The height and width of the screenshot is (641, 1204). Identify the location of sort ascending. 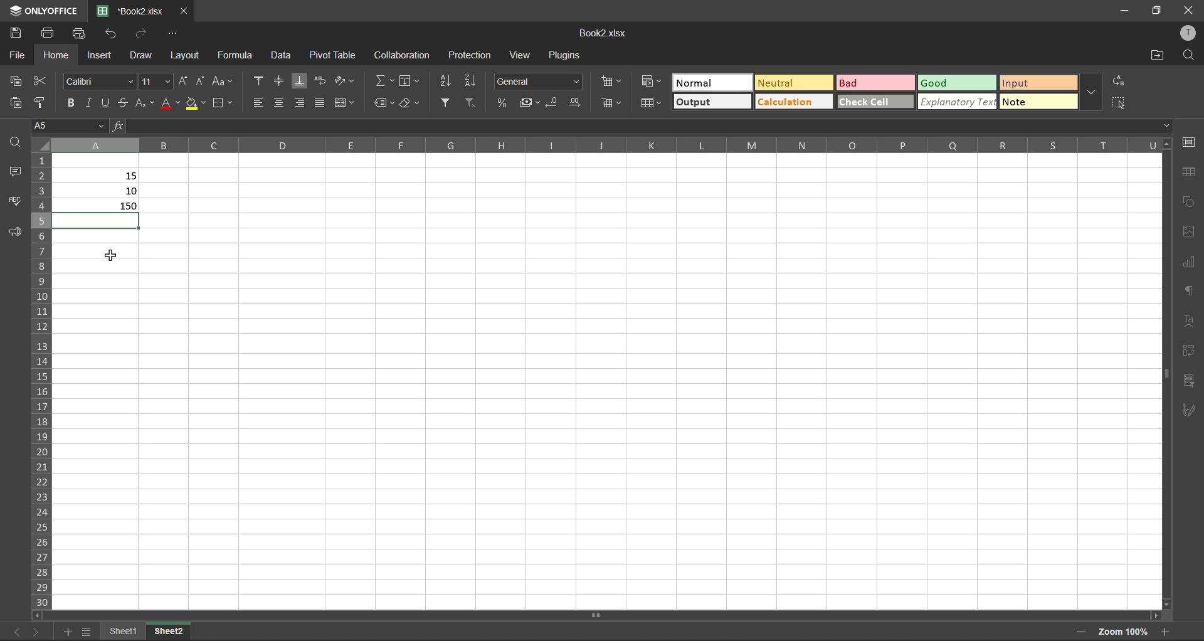
(443, 81).